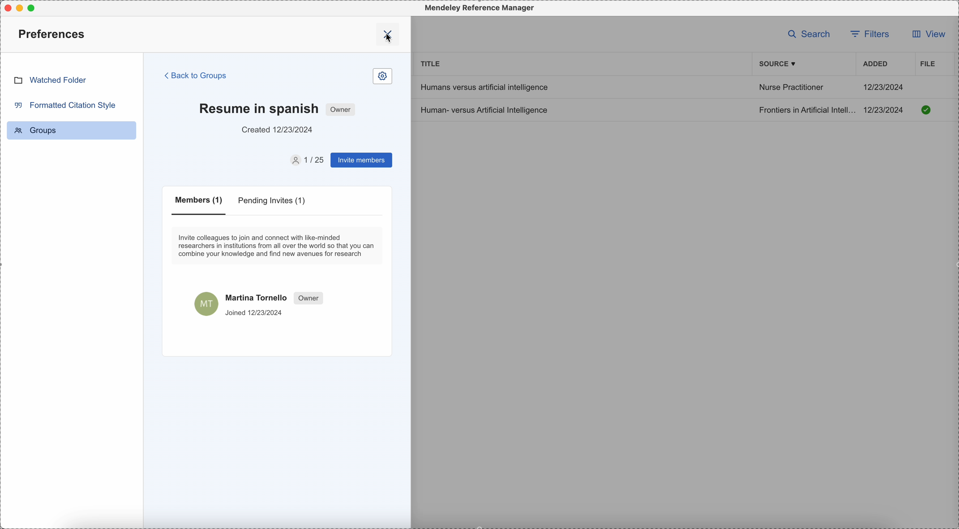  What do you see at coordinates (806, 109) in the screenshot?
I see `Frontiers in Artificial Intell..` at bounding box center [806, 109].